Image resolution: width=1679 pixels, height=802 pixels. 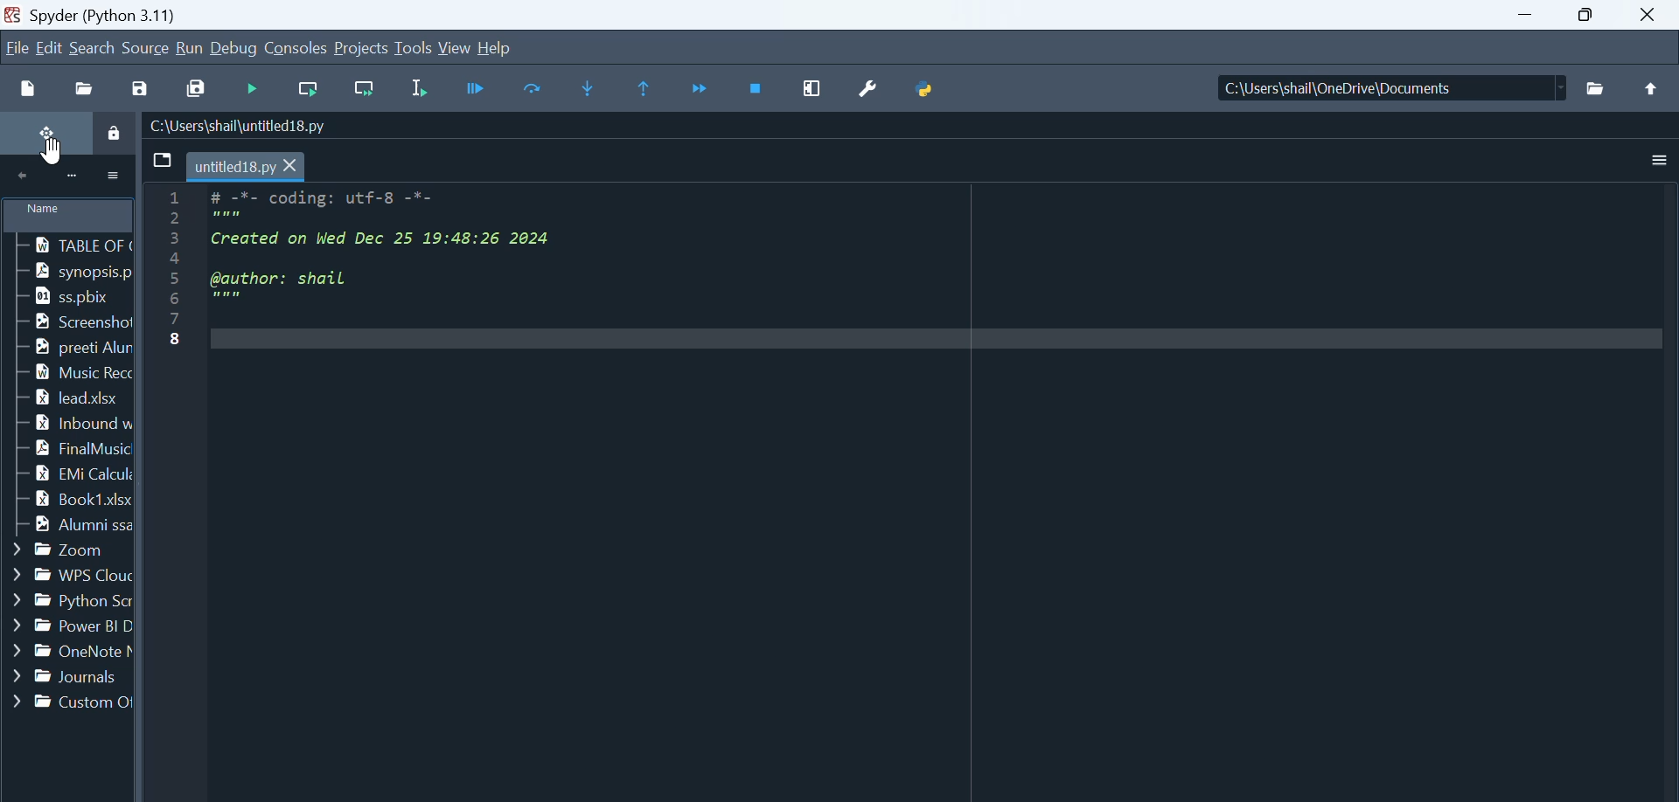 I want to click on open parent directory, so click(x=1652, y=88).